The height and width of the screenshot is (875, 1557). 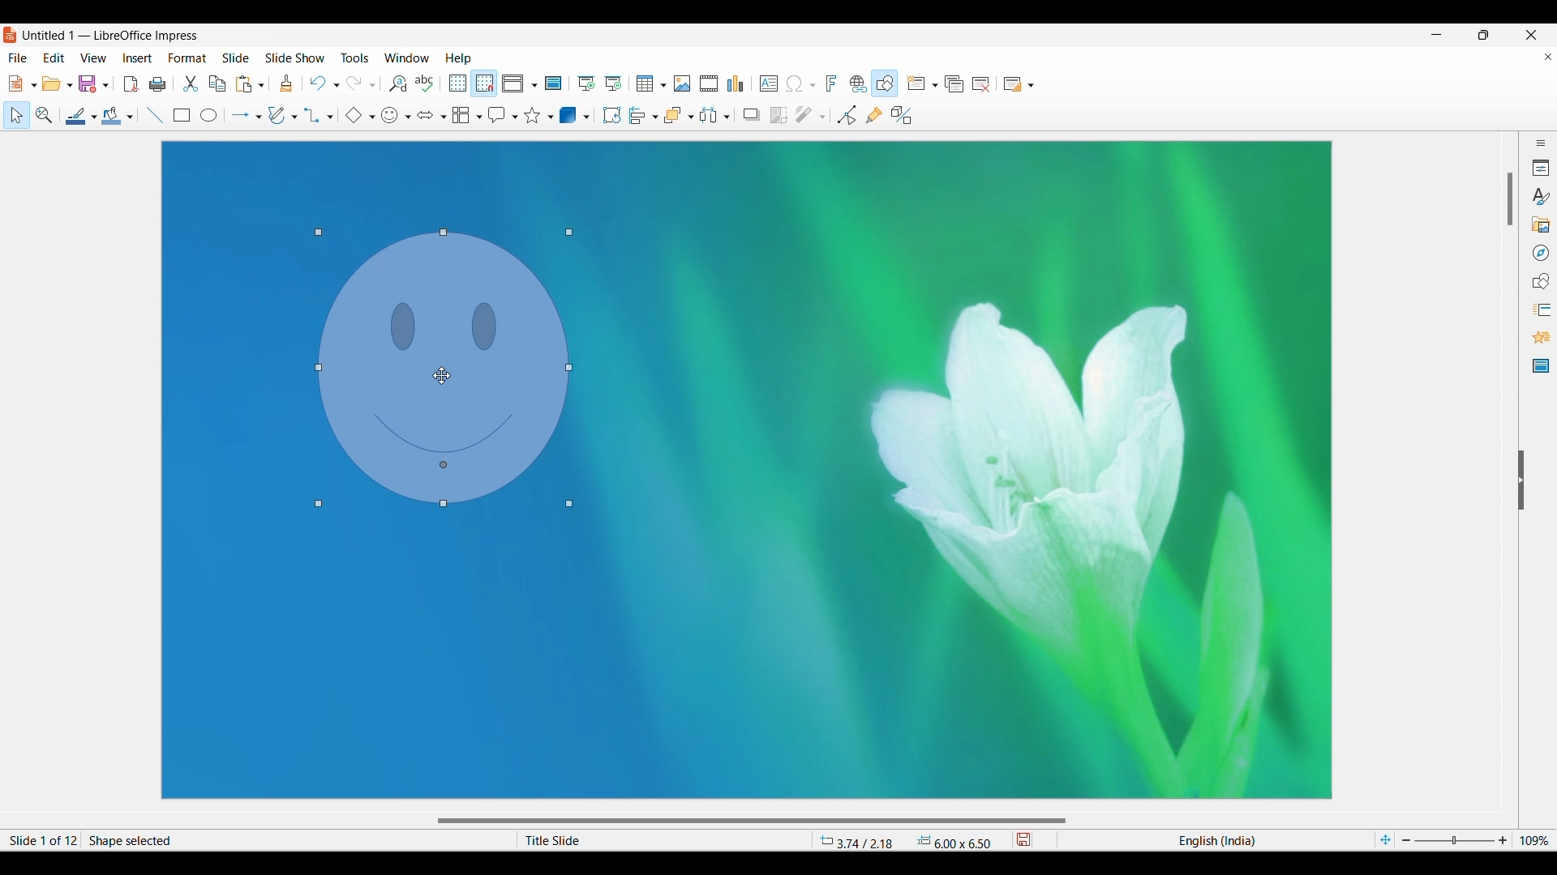 I want to click on Undo, so click(x=318, y=83).